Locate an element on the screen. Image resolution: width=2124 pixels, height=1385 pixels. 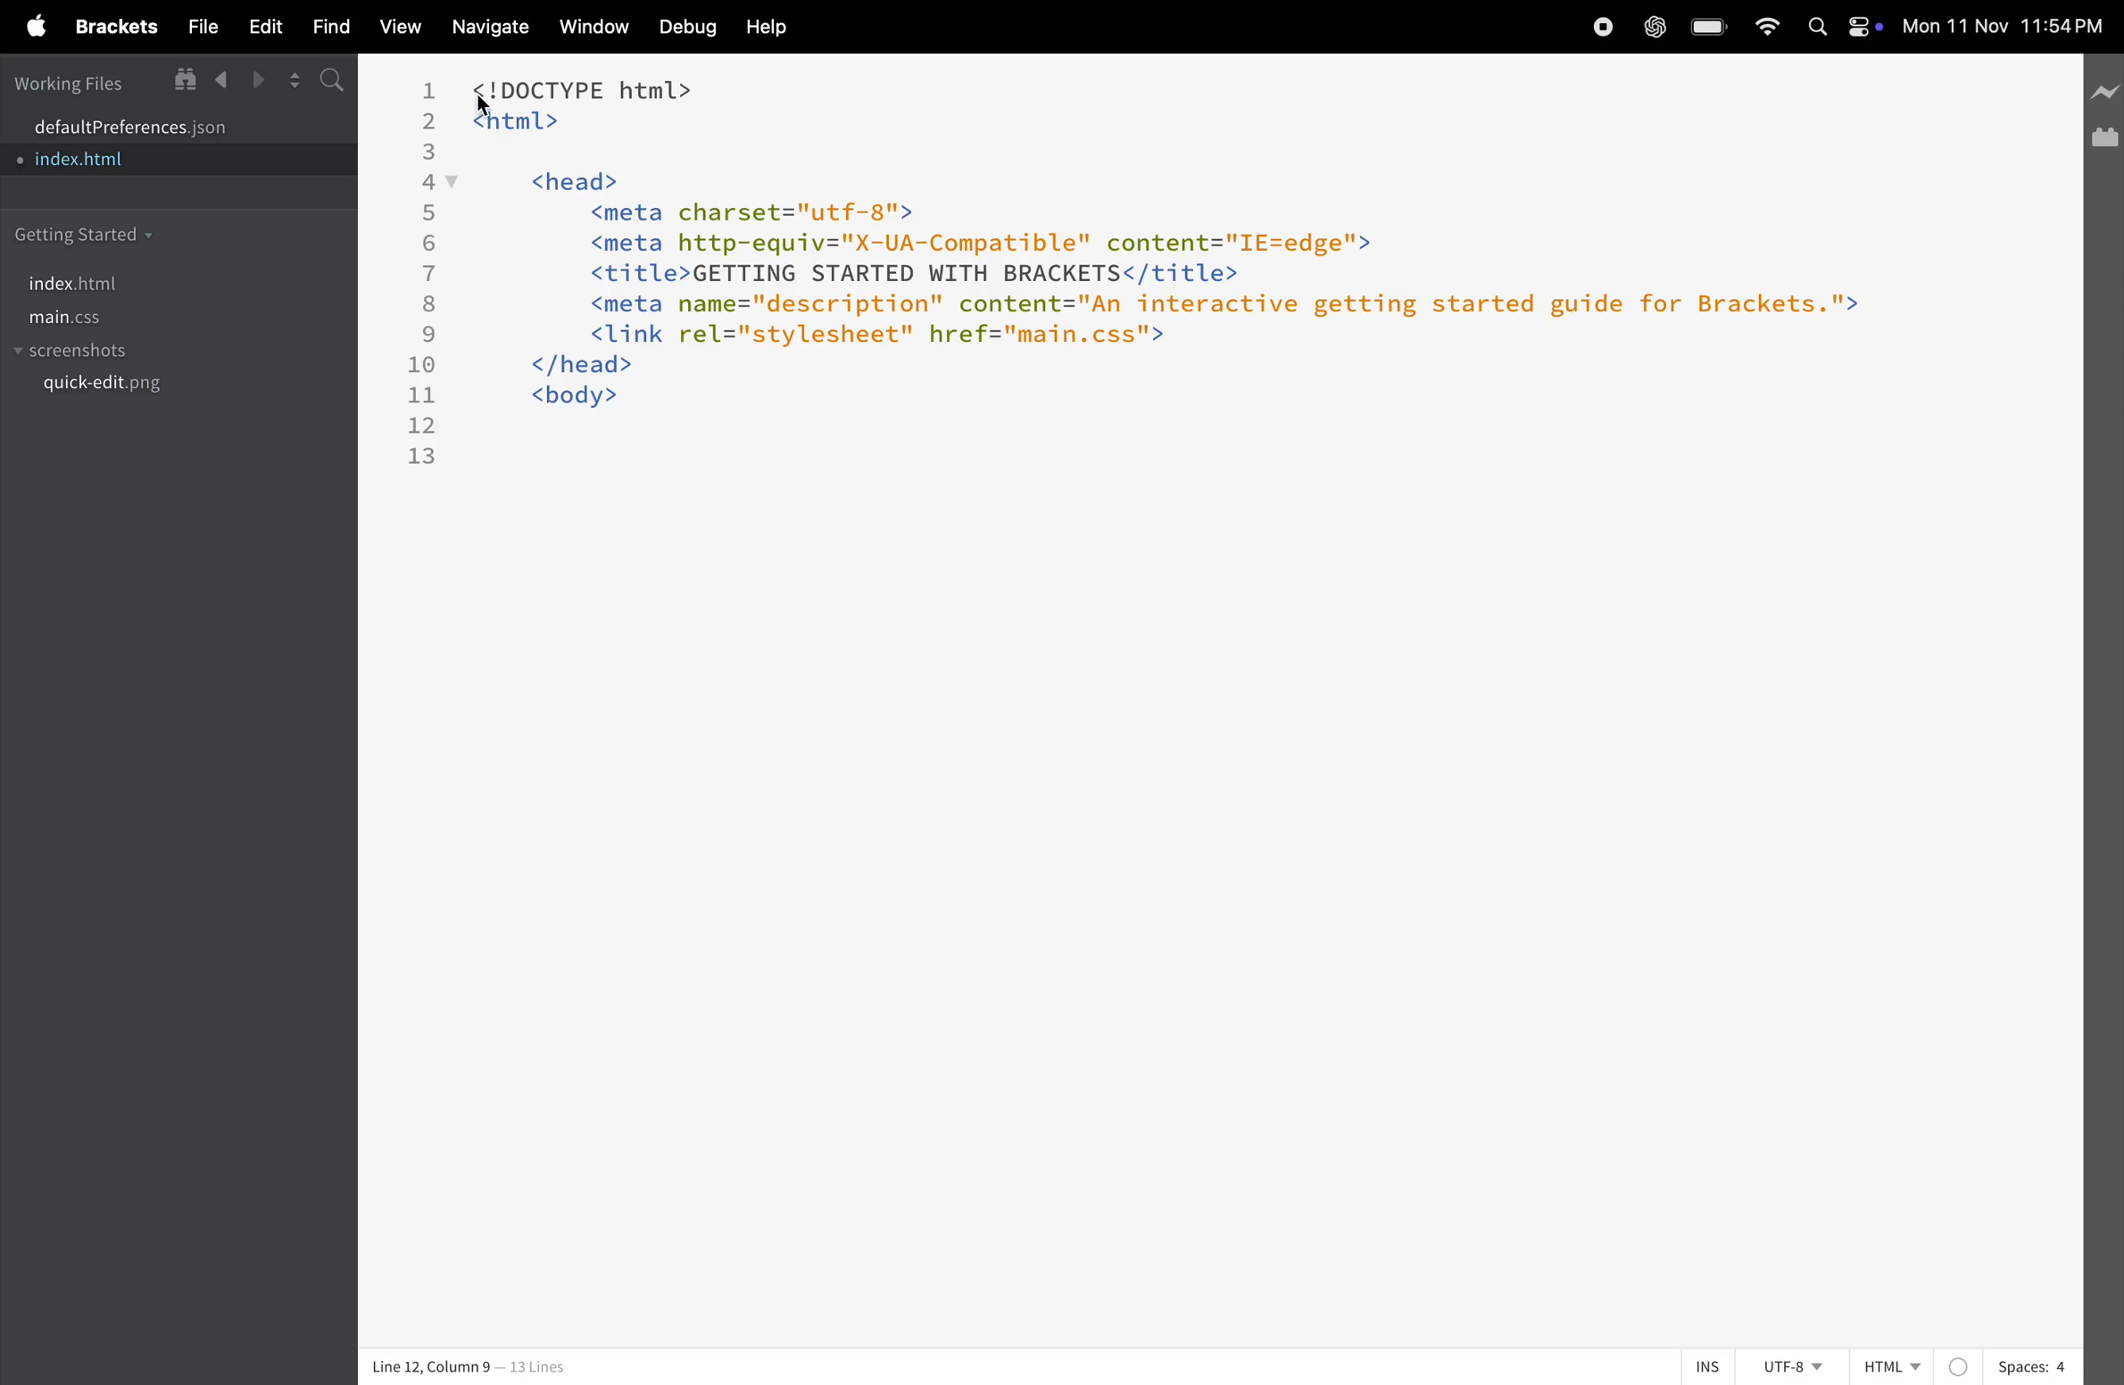
index.html is located at coordinates (152, 161).